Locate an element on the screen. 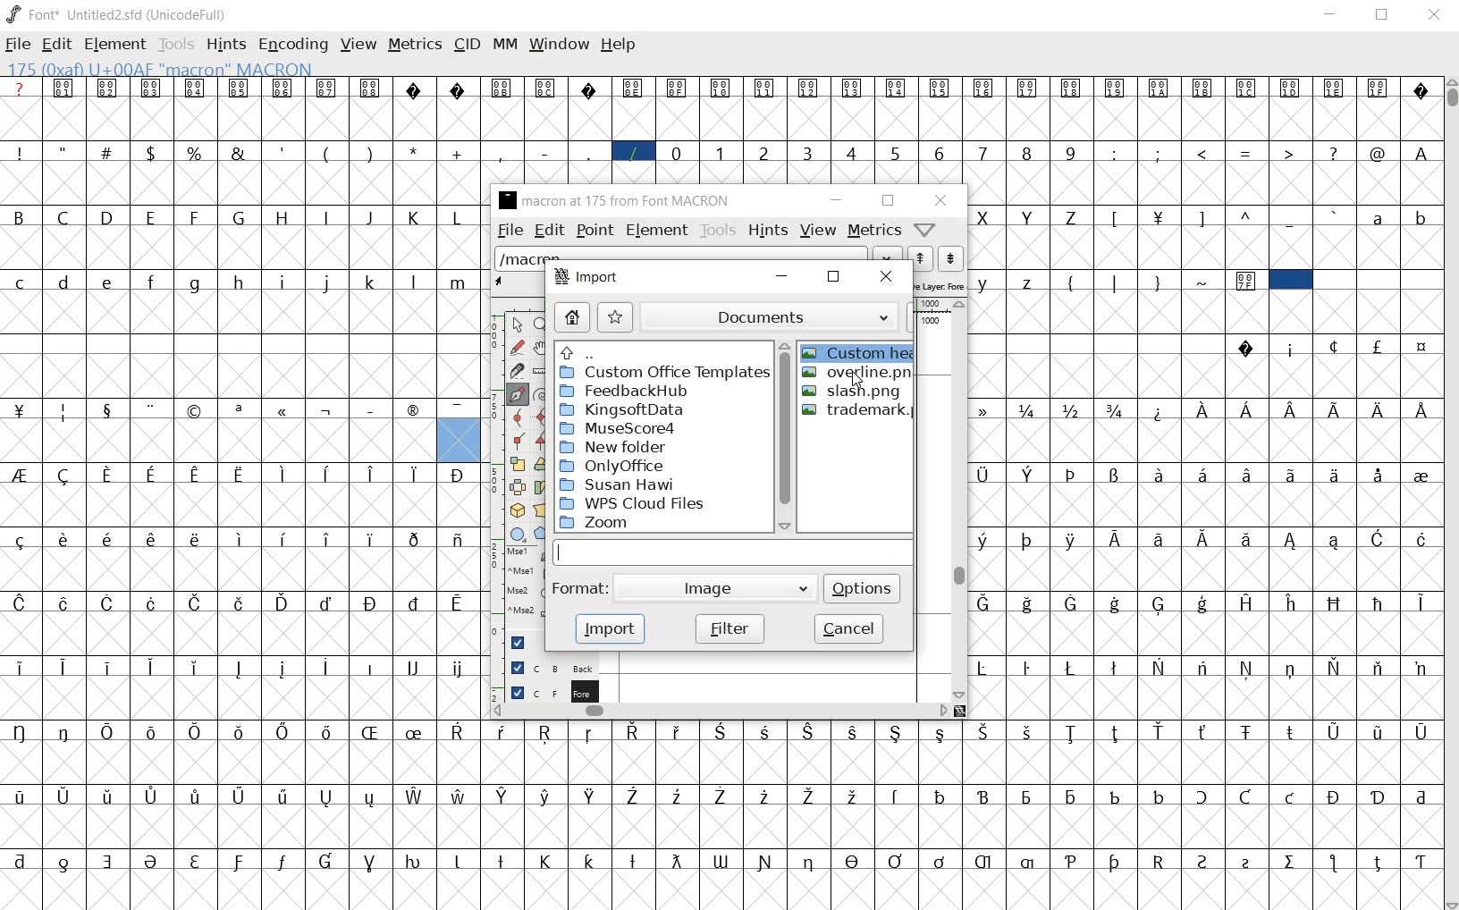 The width and height of the screenshot is (1459, 910). Symbol is located at coordinates (415, 861).